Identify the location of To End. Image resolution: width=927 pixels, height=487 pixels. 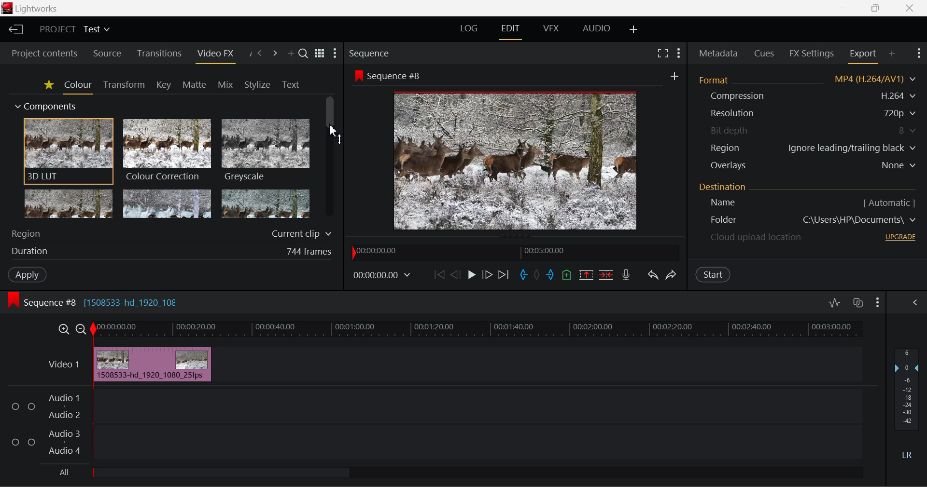
(506, 275).